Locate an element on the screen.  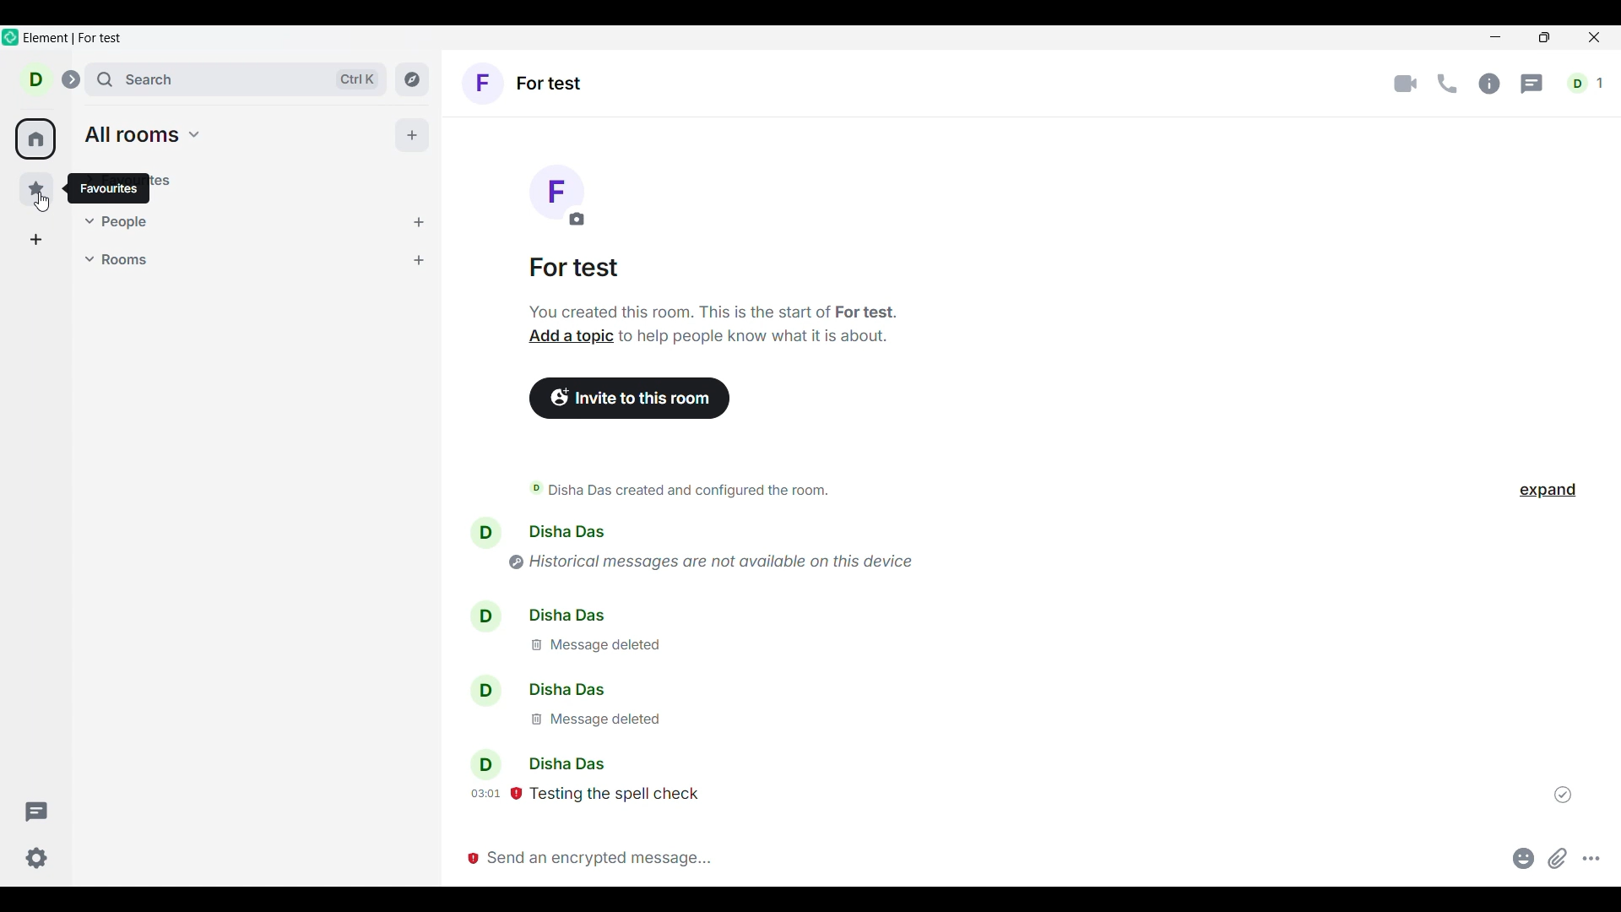
Add room is located at coordinates (419, 261).